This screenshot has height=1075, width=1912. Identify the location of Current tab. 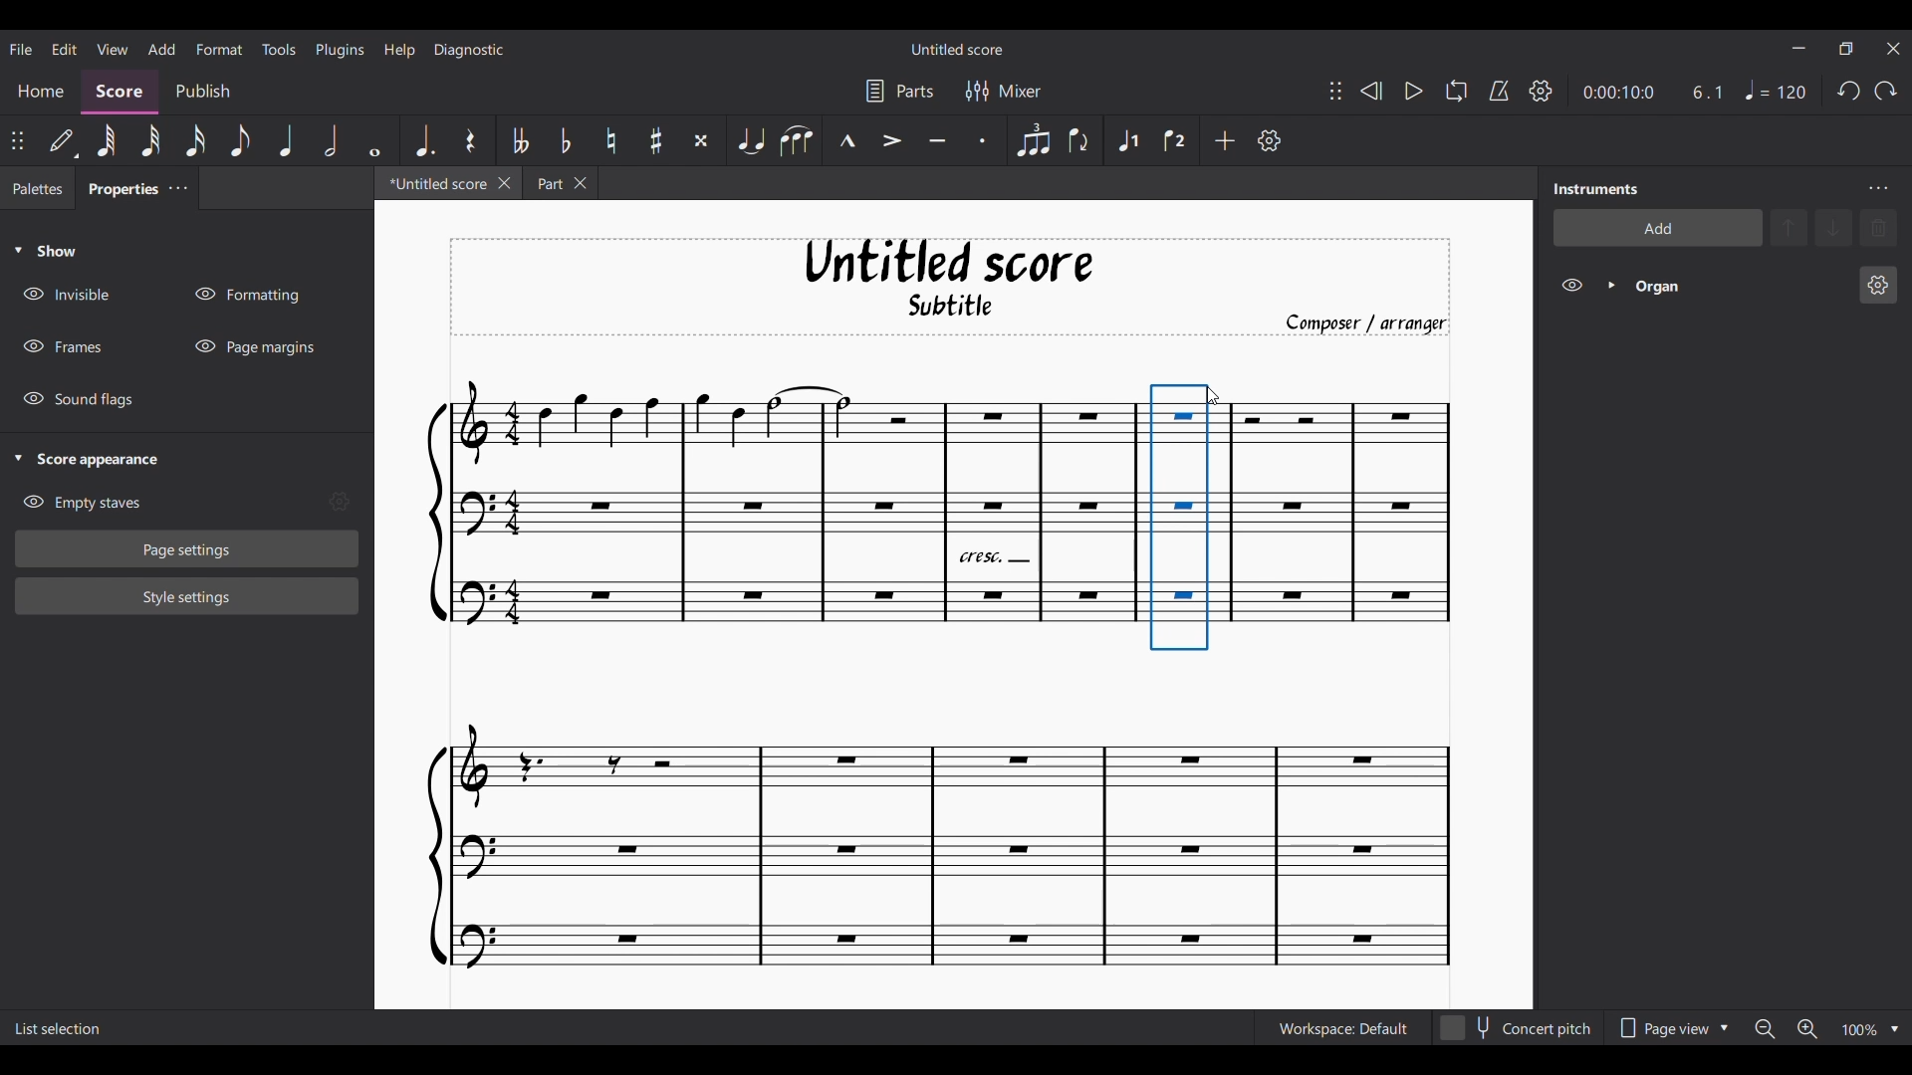
(434, 183).